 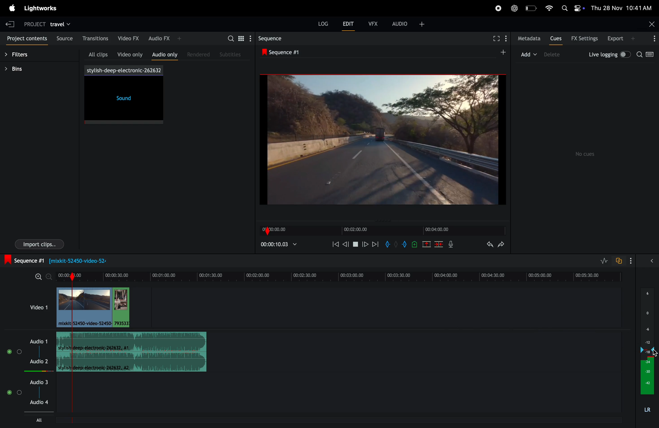 What do you see at coordinates (24, 54) in the screenshot?
I see `filters` at bounding box center [24, 54].